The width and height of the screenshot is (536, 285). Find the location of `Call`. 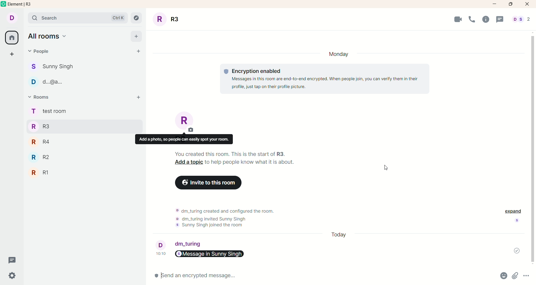

Call is located at coordinates (473, 18).